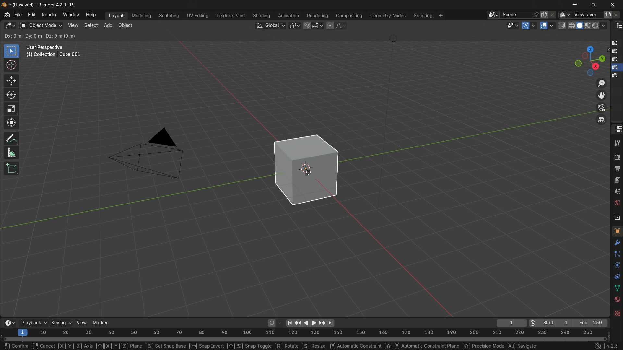 Image resolution: width=623 pixels, height=350 pixels. Describe the element at coordinates (534, 25) in the screenshot. I see `gizmos` at that location.